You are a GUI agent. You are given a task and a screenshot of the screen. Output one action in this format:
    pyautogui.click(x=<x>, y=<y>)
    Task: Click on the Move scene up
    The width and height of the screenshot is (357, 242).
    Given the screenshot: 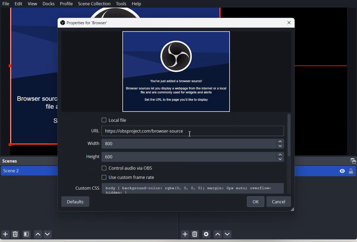 What is the action you would take?
    pyautogui.click(x=38, y=234)
    